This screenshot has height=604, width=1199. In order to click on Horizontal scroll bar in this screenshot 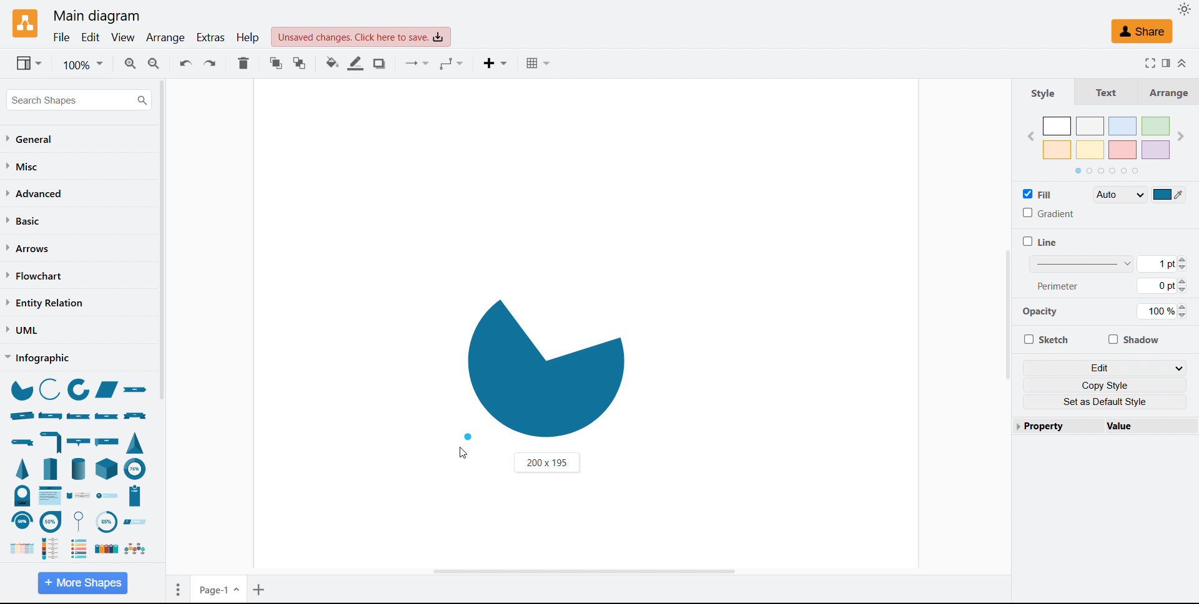, I will do `click(582, 570)`.